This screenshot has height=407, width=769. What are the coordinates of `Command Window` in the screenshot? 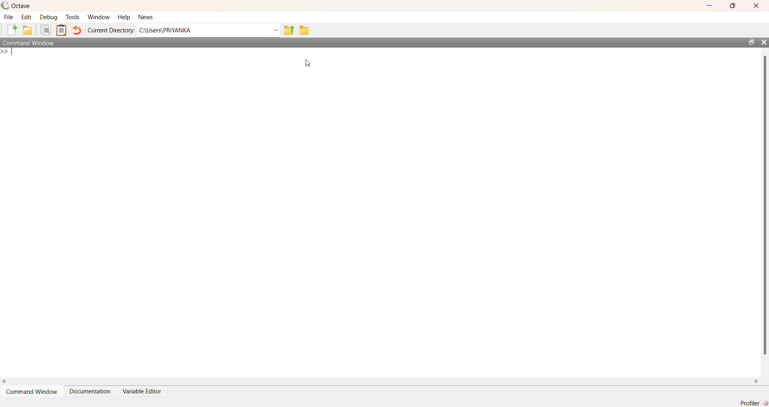 It's located at (31, 391).